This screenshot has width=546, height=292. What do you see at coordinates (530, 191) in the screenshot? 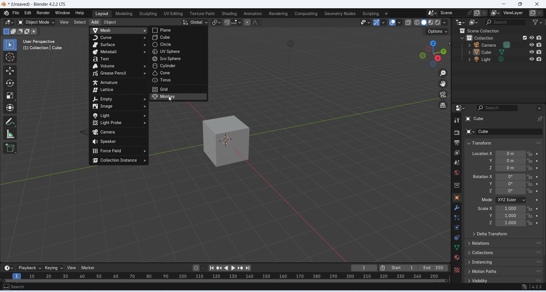
I see `lock location` at bounding box center [530, 191].